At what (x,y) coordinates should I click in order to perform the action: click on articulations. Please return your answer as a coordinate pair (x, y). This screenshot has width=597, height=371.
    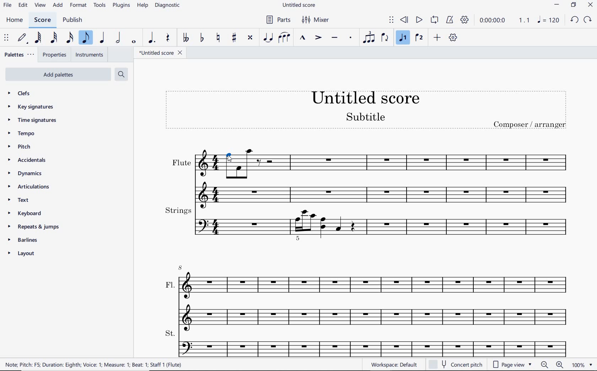
    Looking at the image, I should click on (29, 187).